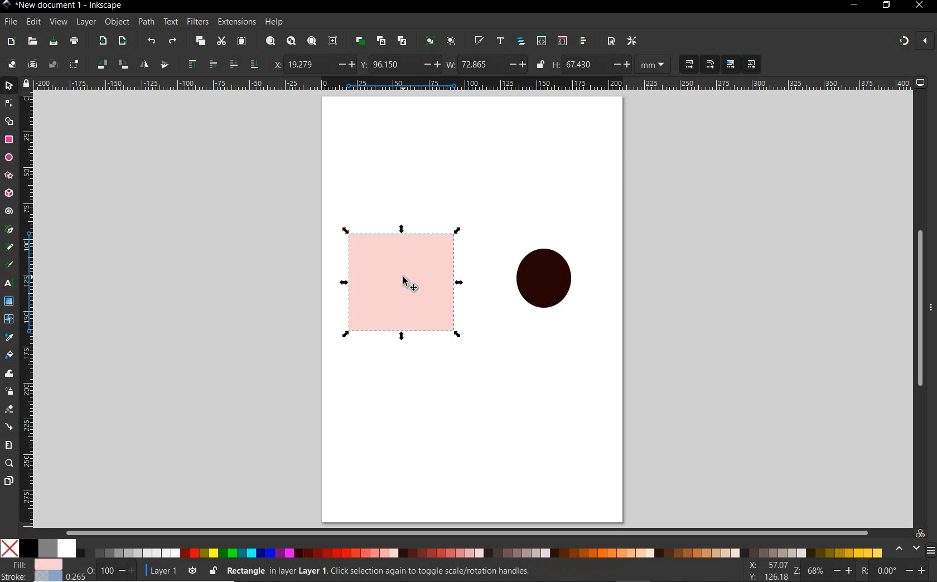 This screenshot has width=937, height=582. I want to click on scrollbar, so click(920, 299).